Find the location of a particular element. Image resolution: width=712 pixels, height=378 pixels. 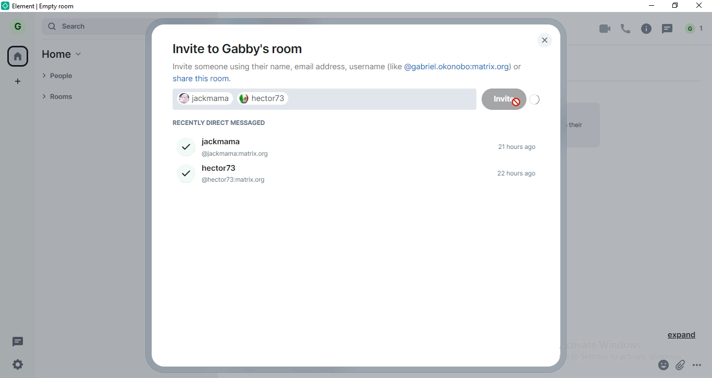

video call is located at coordinates (603, 30).